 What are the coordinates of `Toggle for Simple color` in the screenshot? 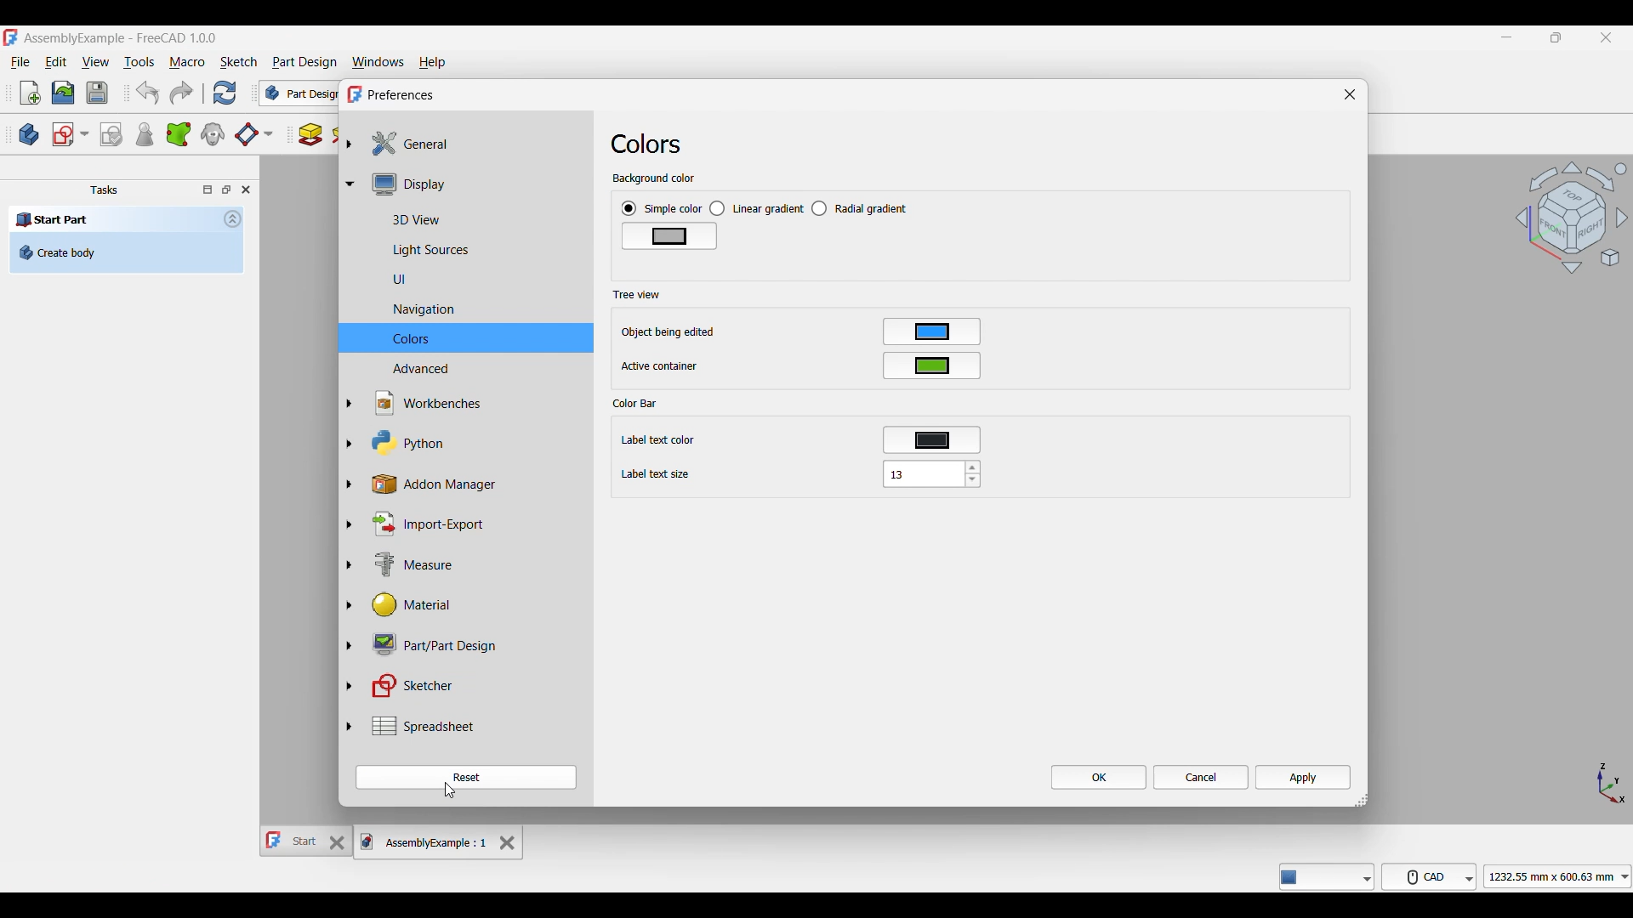 It's located at (662, 208).